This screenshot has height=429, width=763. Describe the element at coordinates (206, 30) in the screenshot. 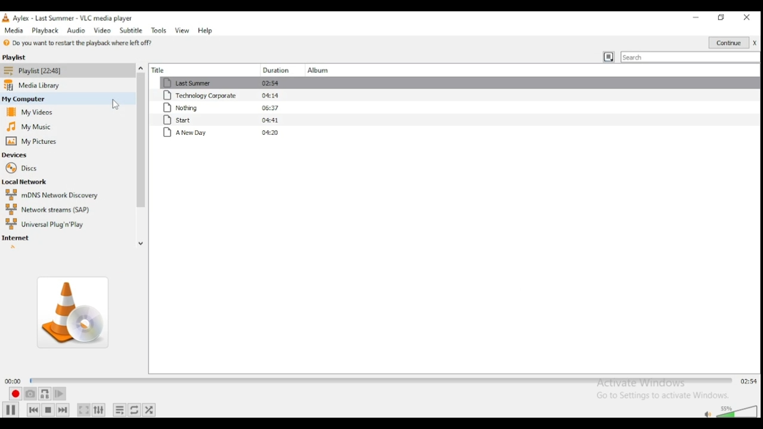

I see `help` at that location.